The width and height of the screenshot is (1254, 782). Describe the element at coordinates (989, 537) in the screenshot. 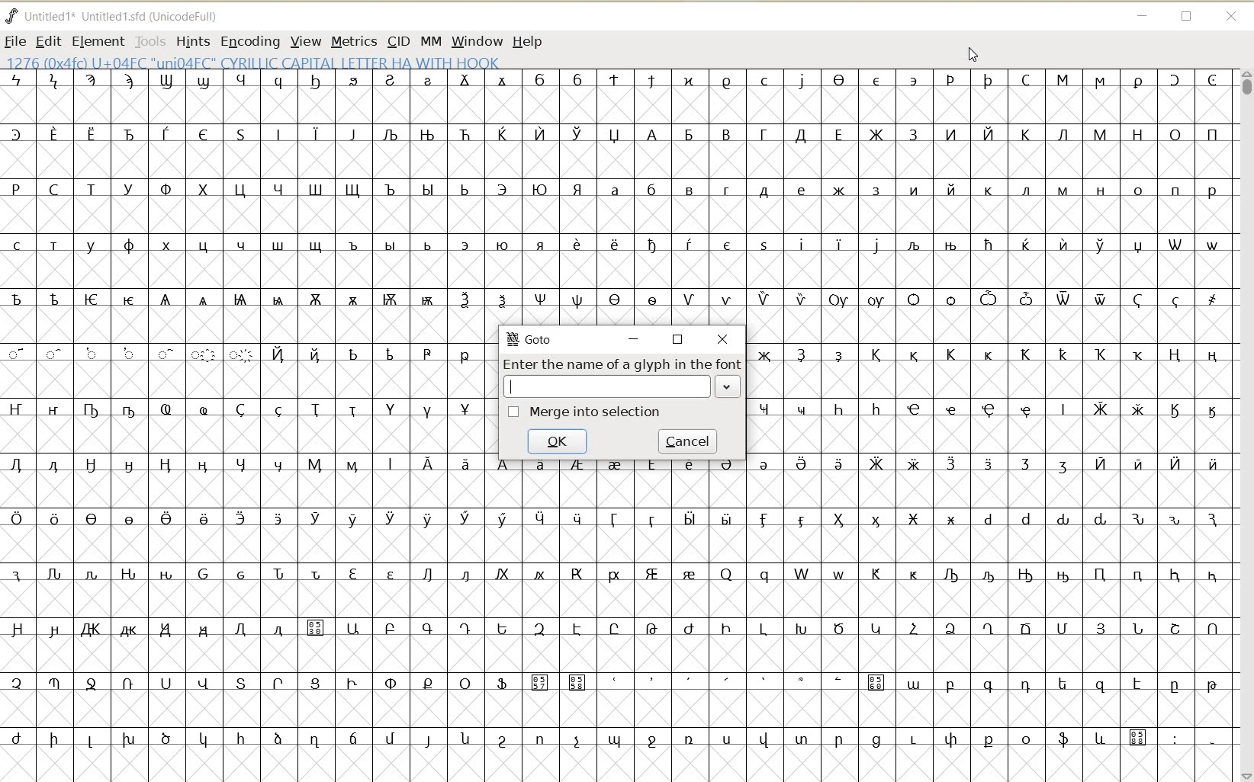

I see `glyph characters` at that location.